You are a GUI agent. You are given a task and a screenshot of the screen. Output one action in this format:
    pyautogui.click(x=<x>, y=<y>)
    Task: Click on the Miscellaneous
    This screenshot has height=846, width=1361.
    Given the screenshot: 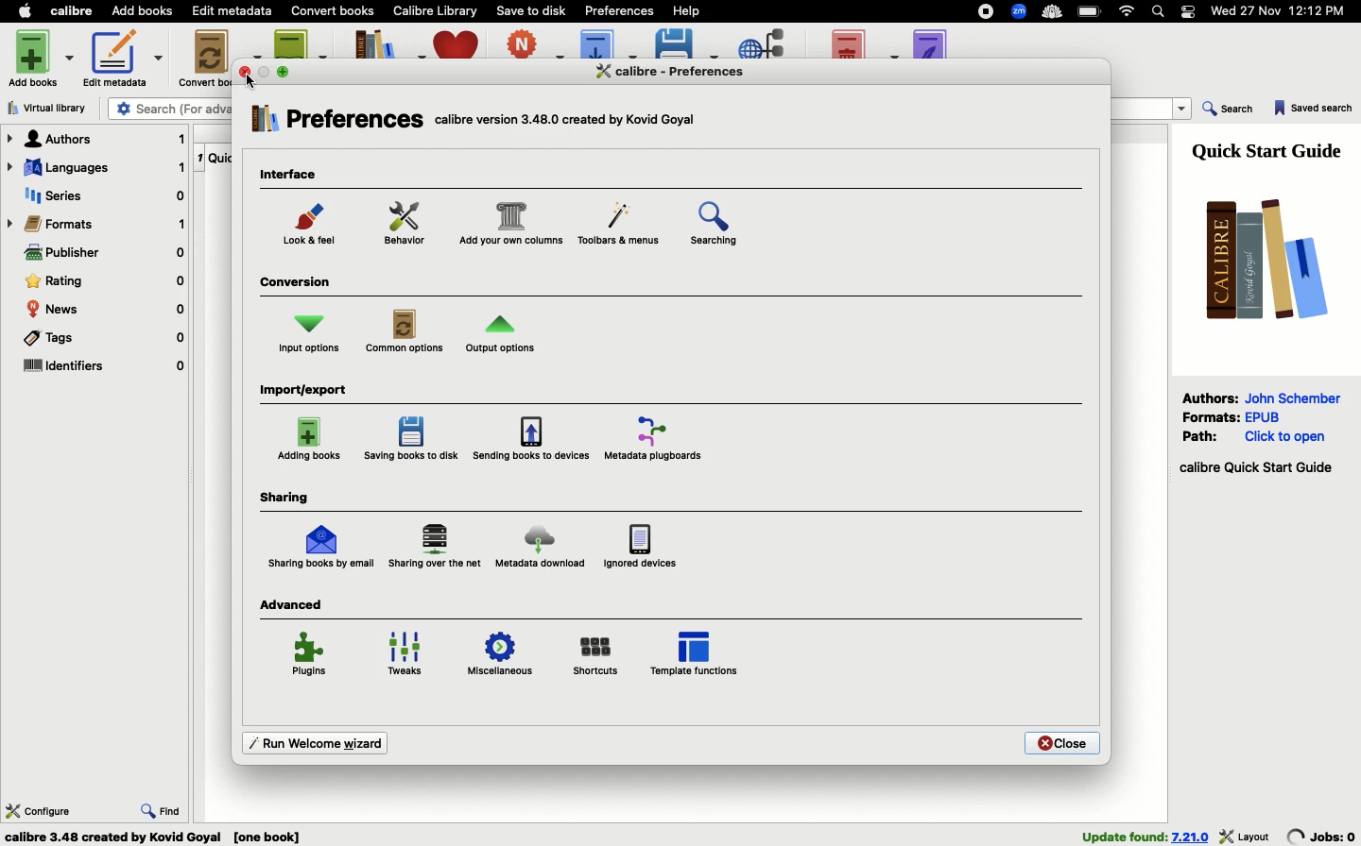 What is the action you would take?
    pyautogui.click(x=500, y=657)
    